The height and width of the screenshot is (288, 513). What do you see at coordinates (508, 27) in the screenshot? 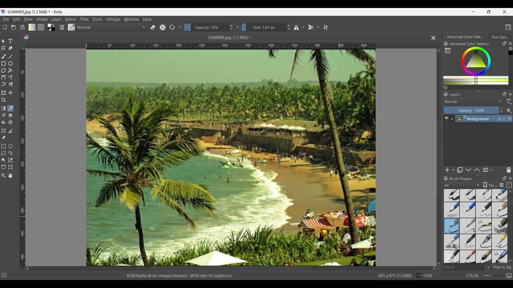
I see `Choose workspace` at bounding box center [508, 27].